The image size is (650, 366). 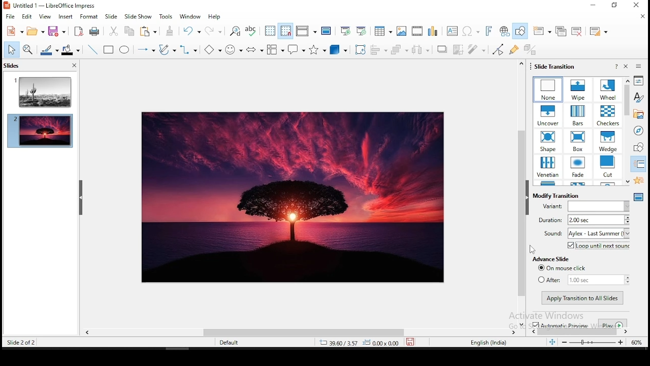 What do you see at coordinates (583, 206) in the screenshot?
I see `variant` at bounding box center [583, 206].